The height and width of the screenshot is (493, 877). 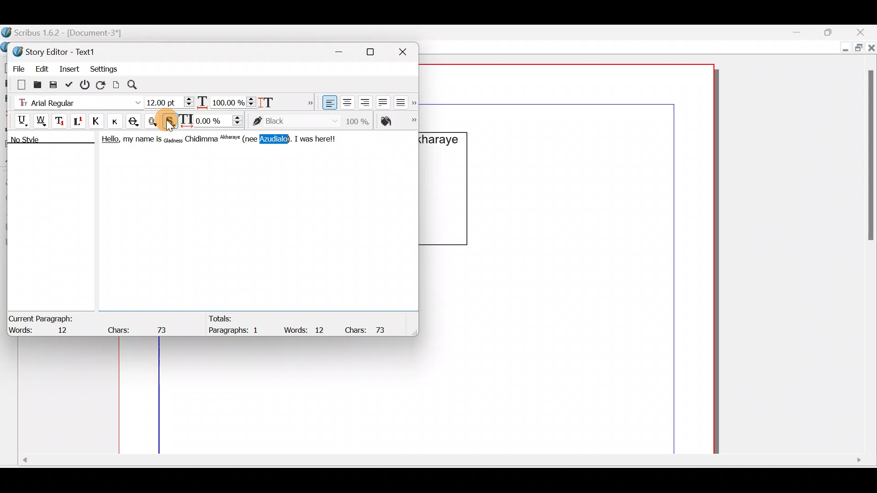 I want to click on Subscript, so click(x=61, y=120).